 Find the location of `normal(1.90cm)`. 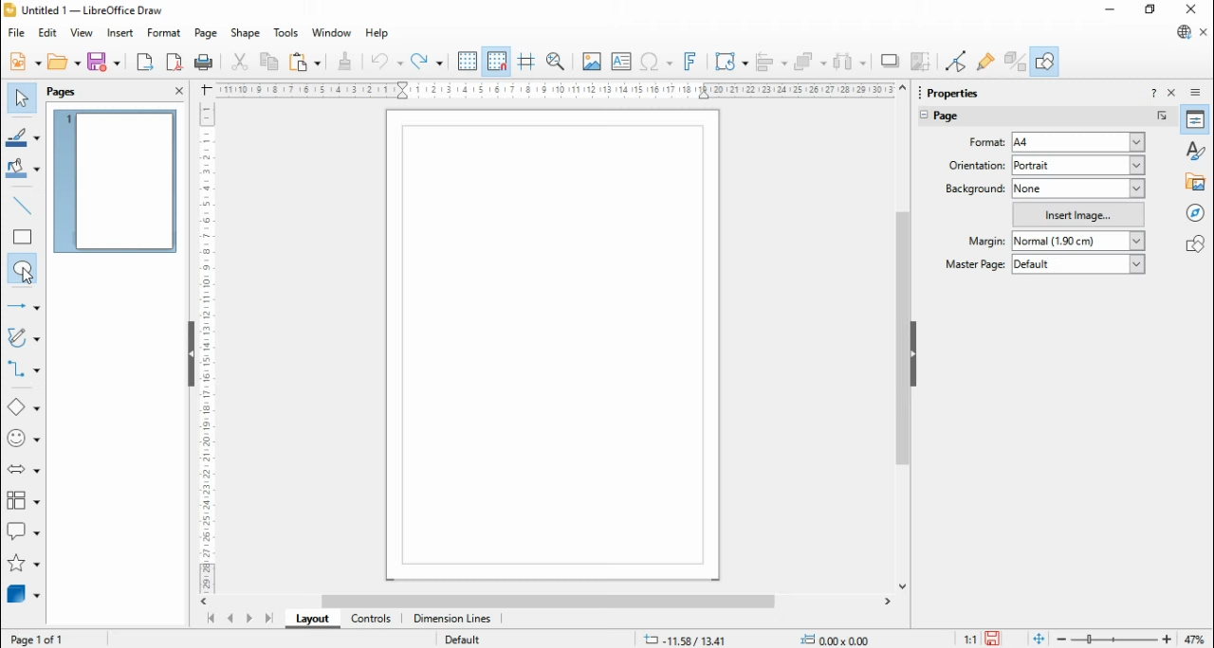

normal(1.90cm) is located at coordinates (1076, 241).